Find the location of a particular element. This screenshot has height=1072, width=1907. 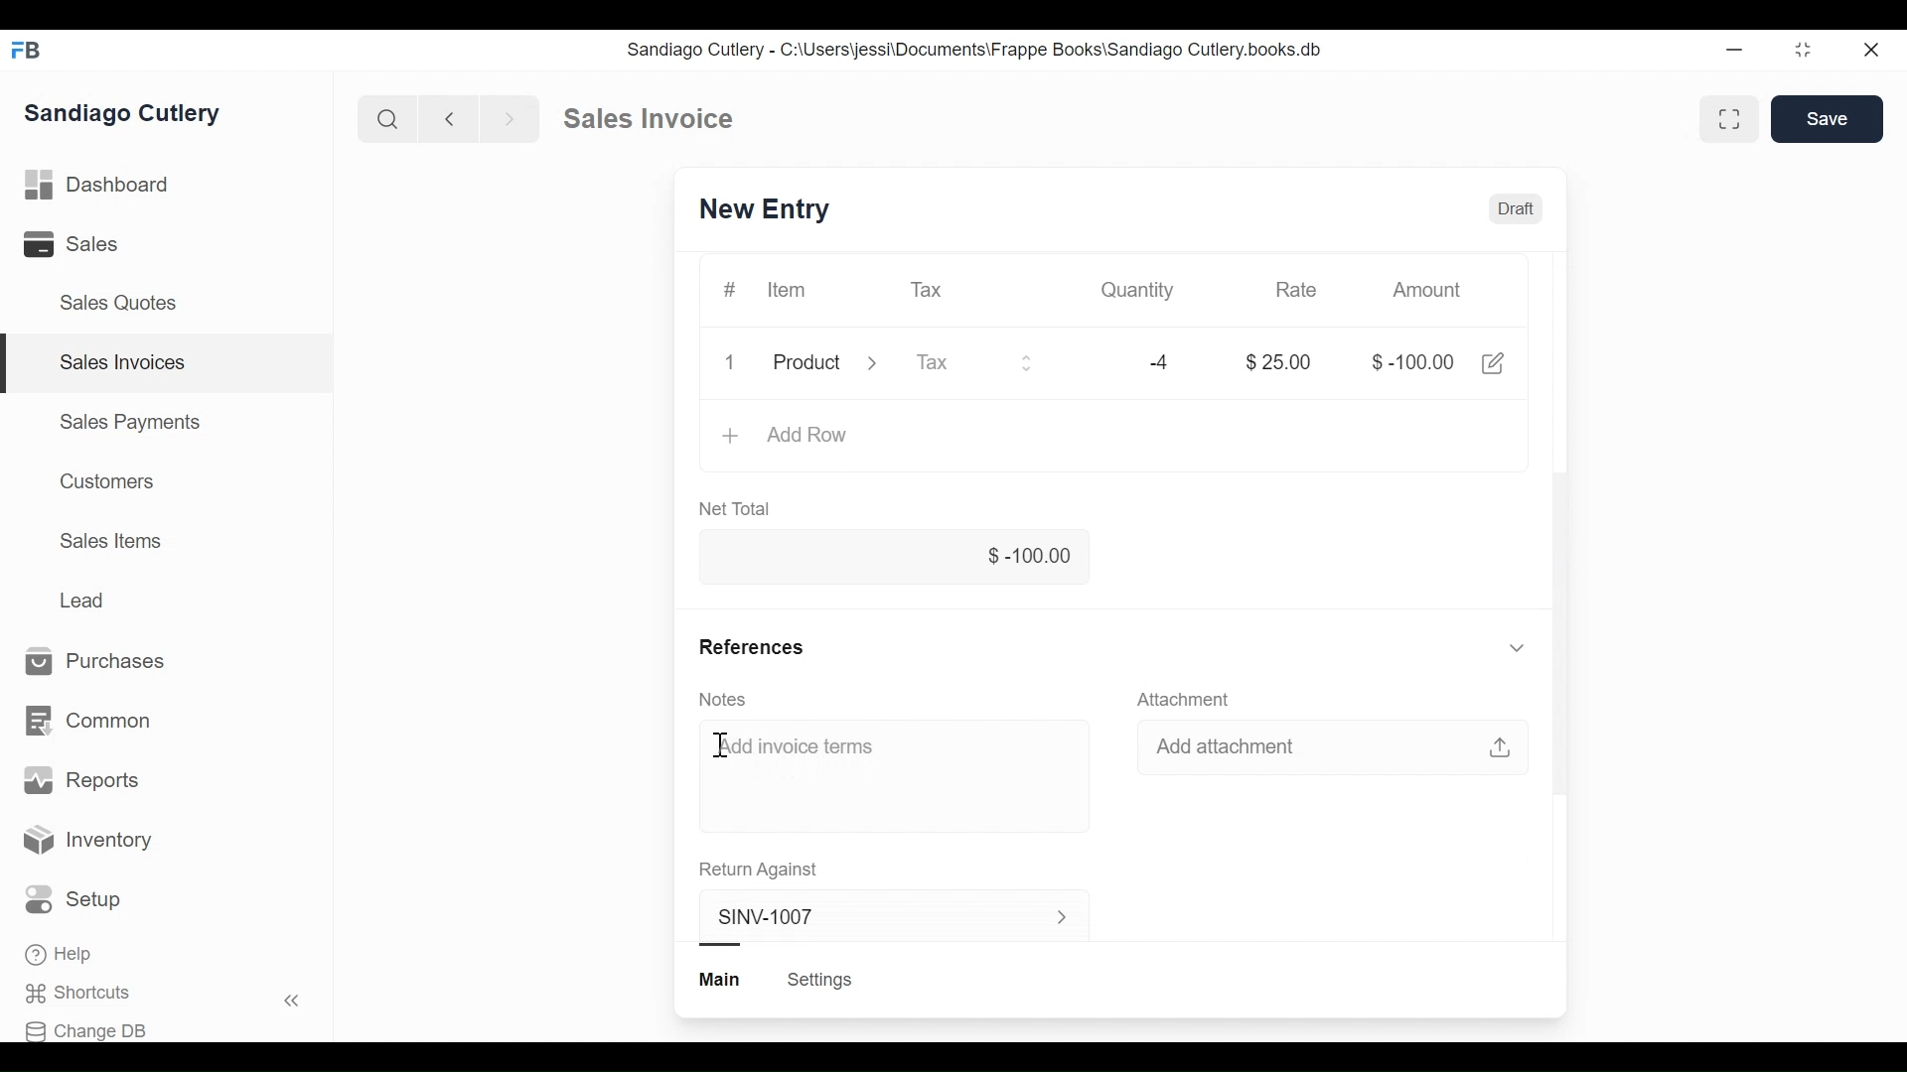

Quantity is located at coordinates (1140, 290).